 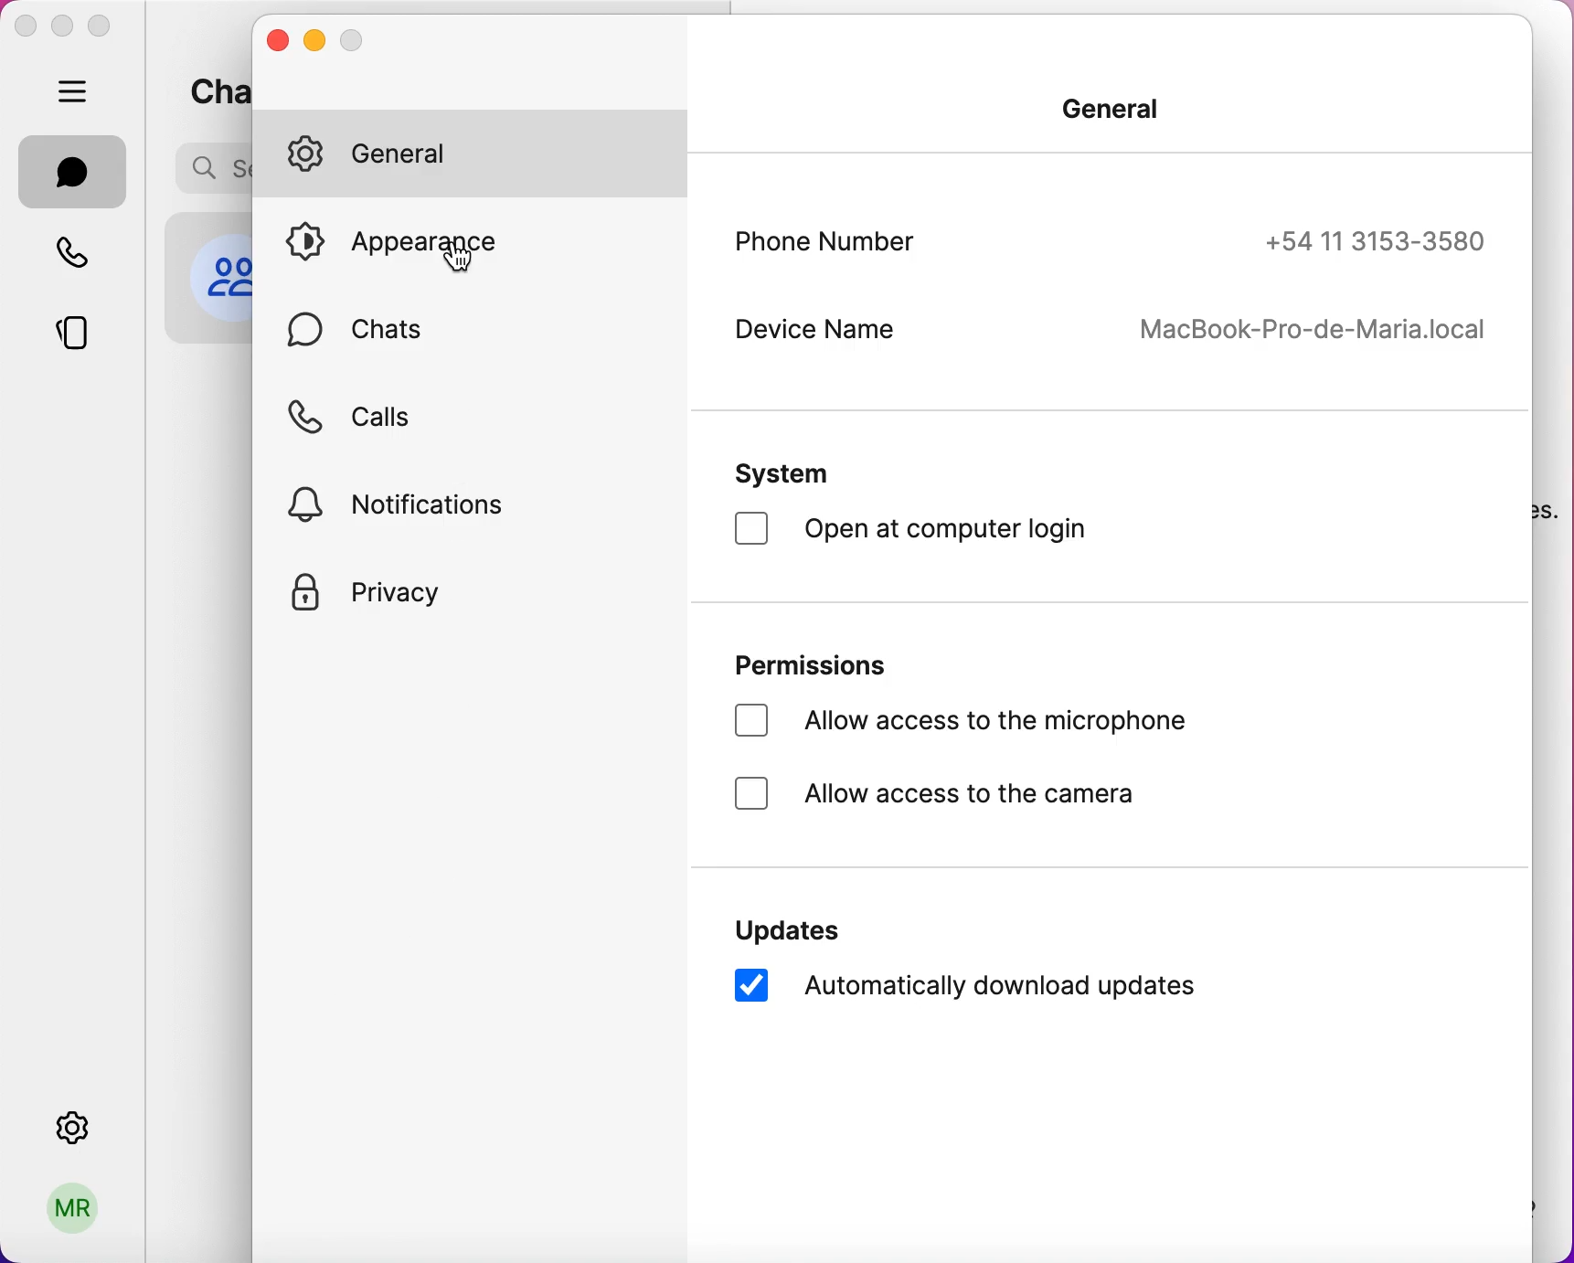 I want to click on allow access to the camera, so click(x=1001, y=800).